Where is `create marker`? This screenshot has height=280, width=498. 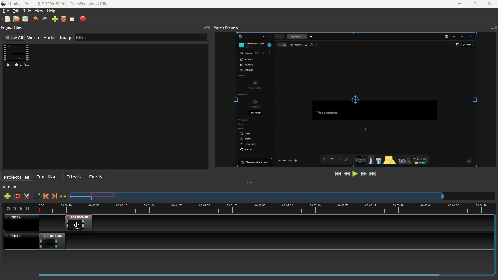 create marker is located at coordinates (37, 197).